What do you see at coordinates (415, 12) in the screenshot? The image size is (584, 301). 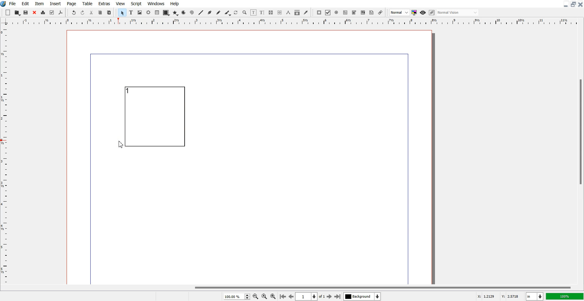 I see `Toggle color management system` at bounding box center [415, 12].